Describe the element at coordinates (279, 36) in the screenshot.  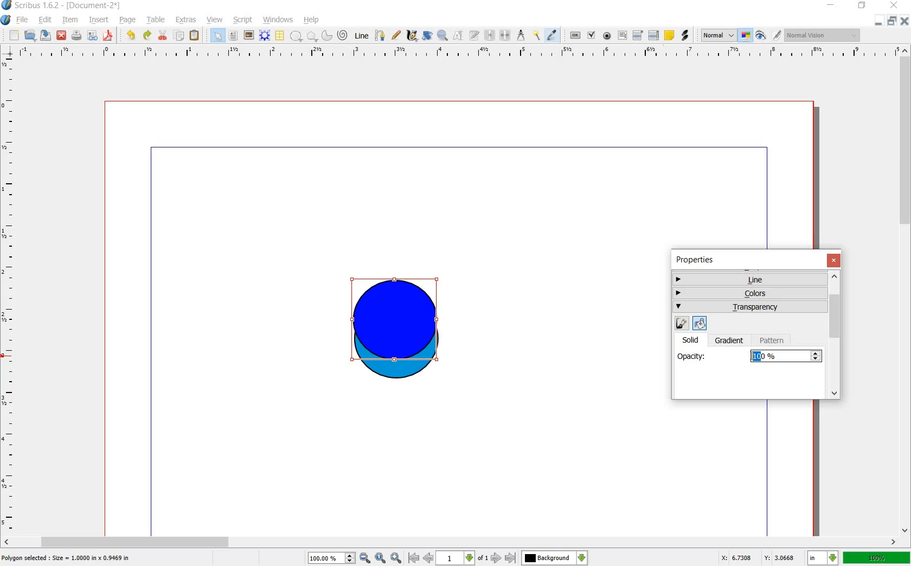
I see `table` at that location.